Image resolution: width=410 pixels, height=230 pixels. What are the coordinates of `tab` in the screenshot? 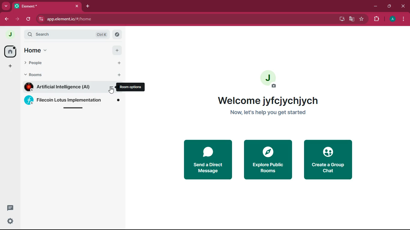 It's located at (48, 7).